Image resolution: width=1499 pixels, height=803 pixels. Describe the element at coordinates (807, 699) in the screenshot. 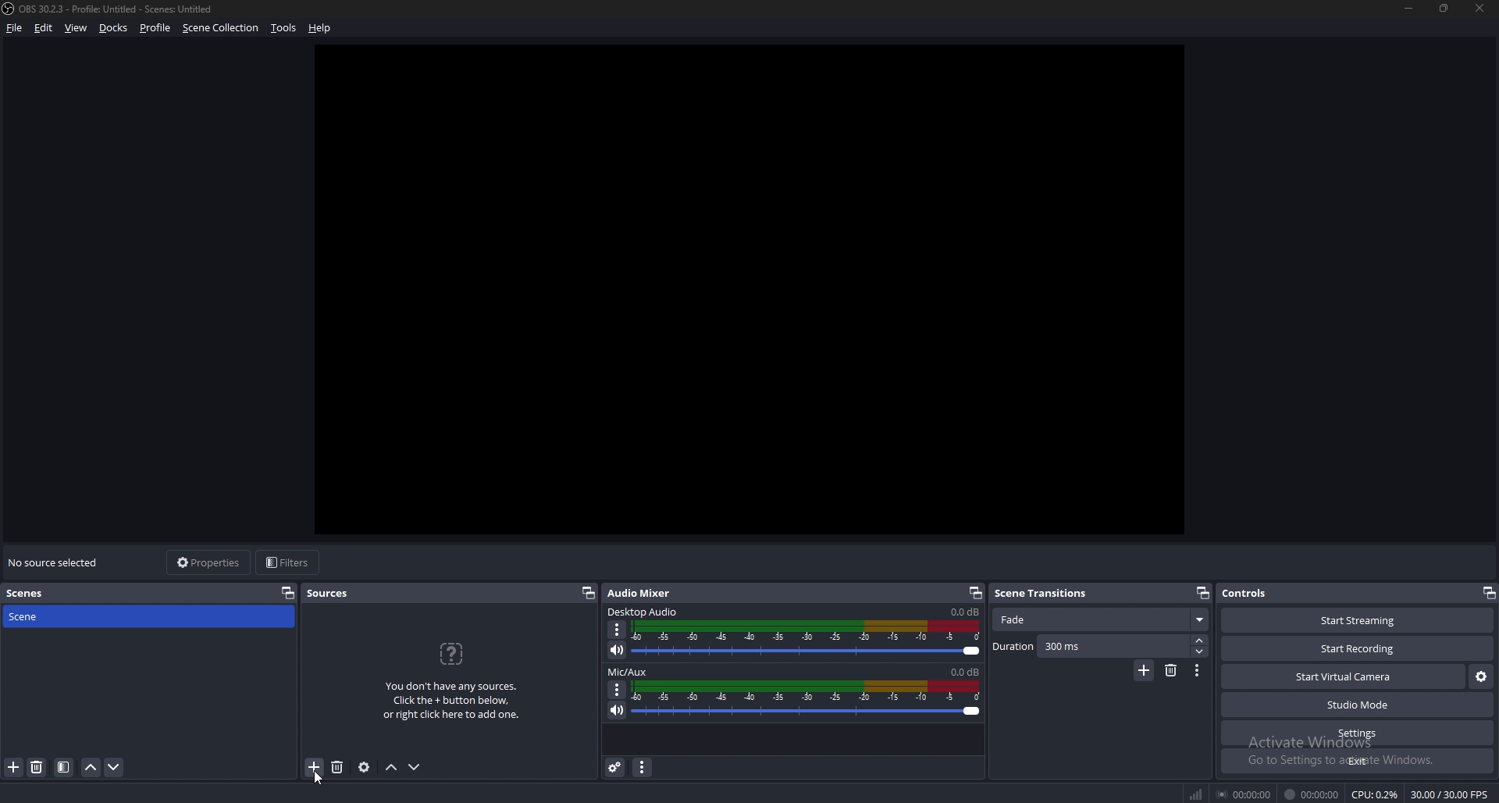

I see ` mic Soundbar` at that location.